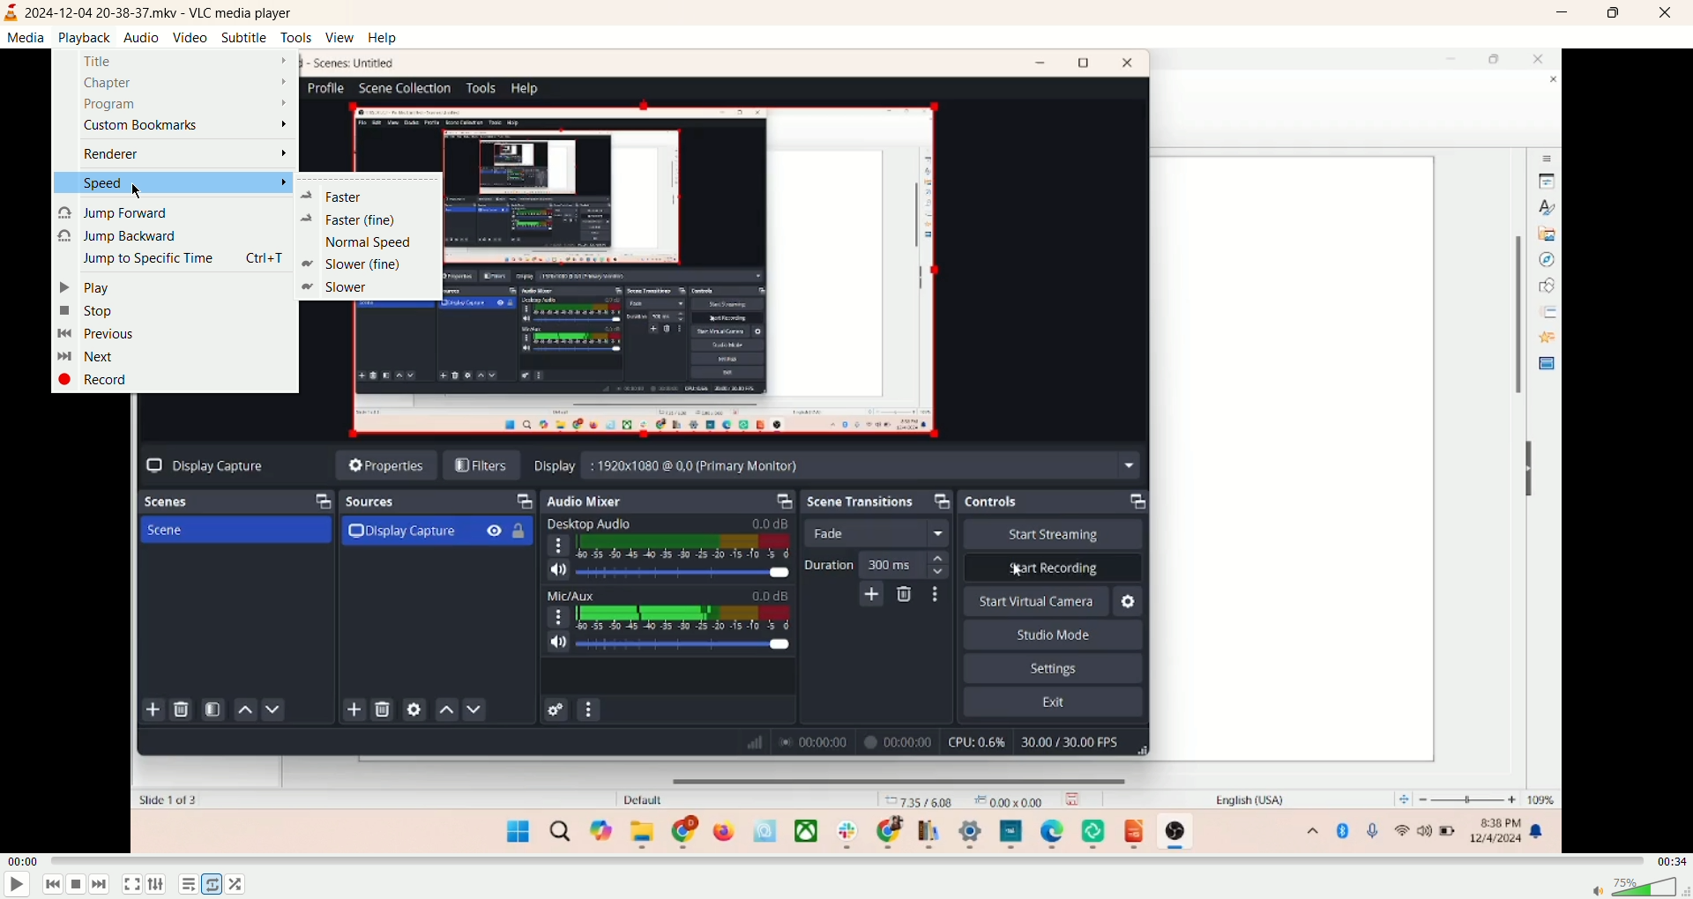 Image resolution: width=1693 pixels, height=899 pixels. I want to click on stop, so click(78, 885).